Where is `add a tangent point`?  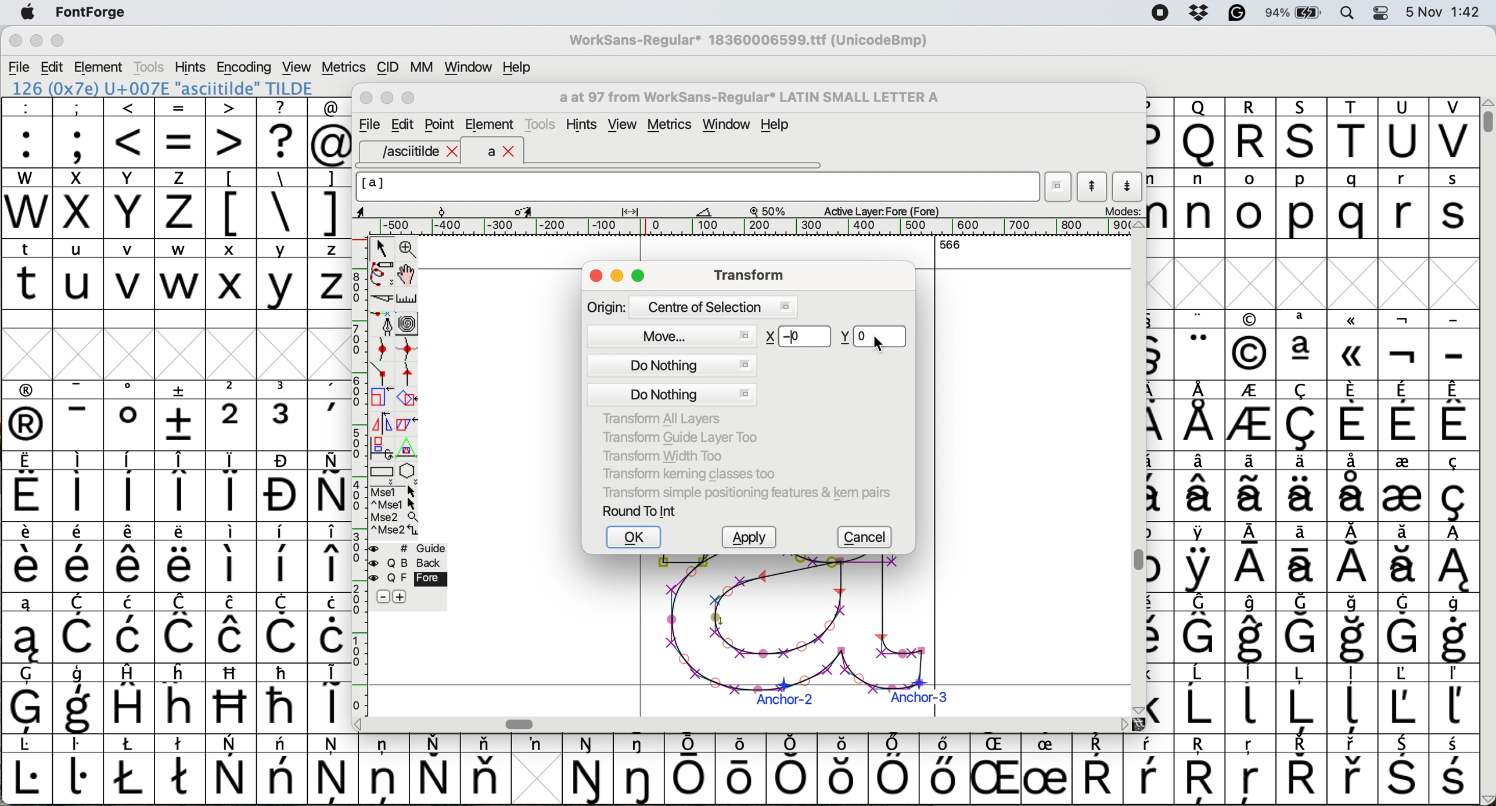
add a tangent point is located at coordinates (410, 373).